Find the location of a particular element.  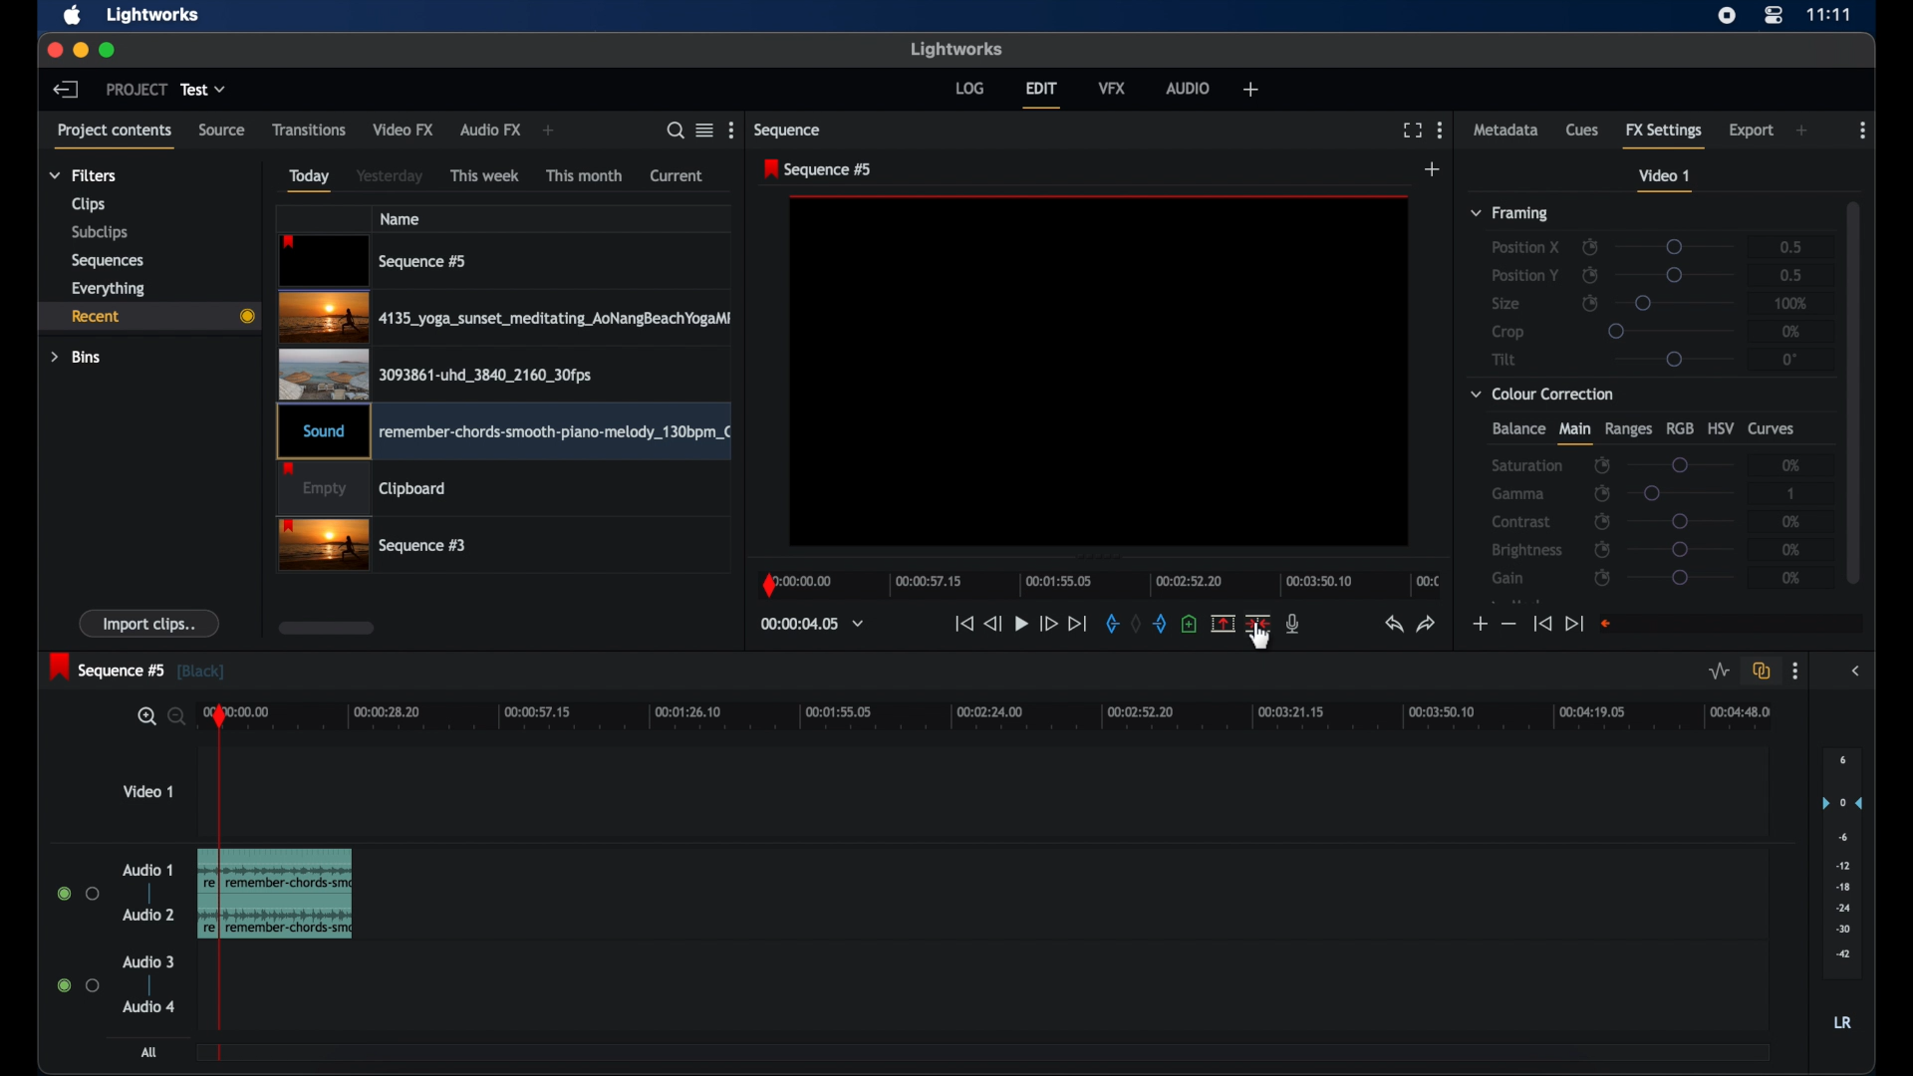

today is located at coordinates (311, 180).